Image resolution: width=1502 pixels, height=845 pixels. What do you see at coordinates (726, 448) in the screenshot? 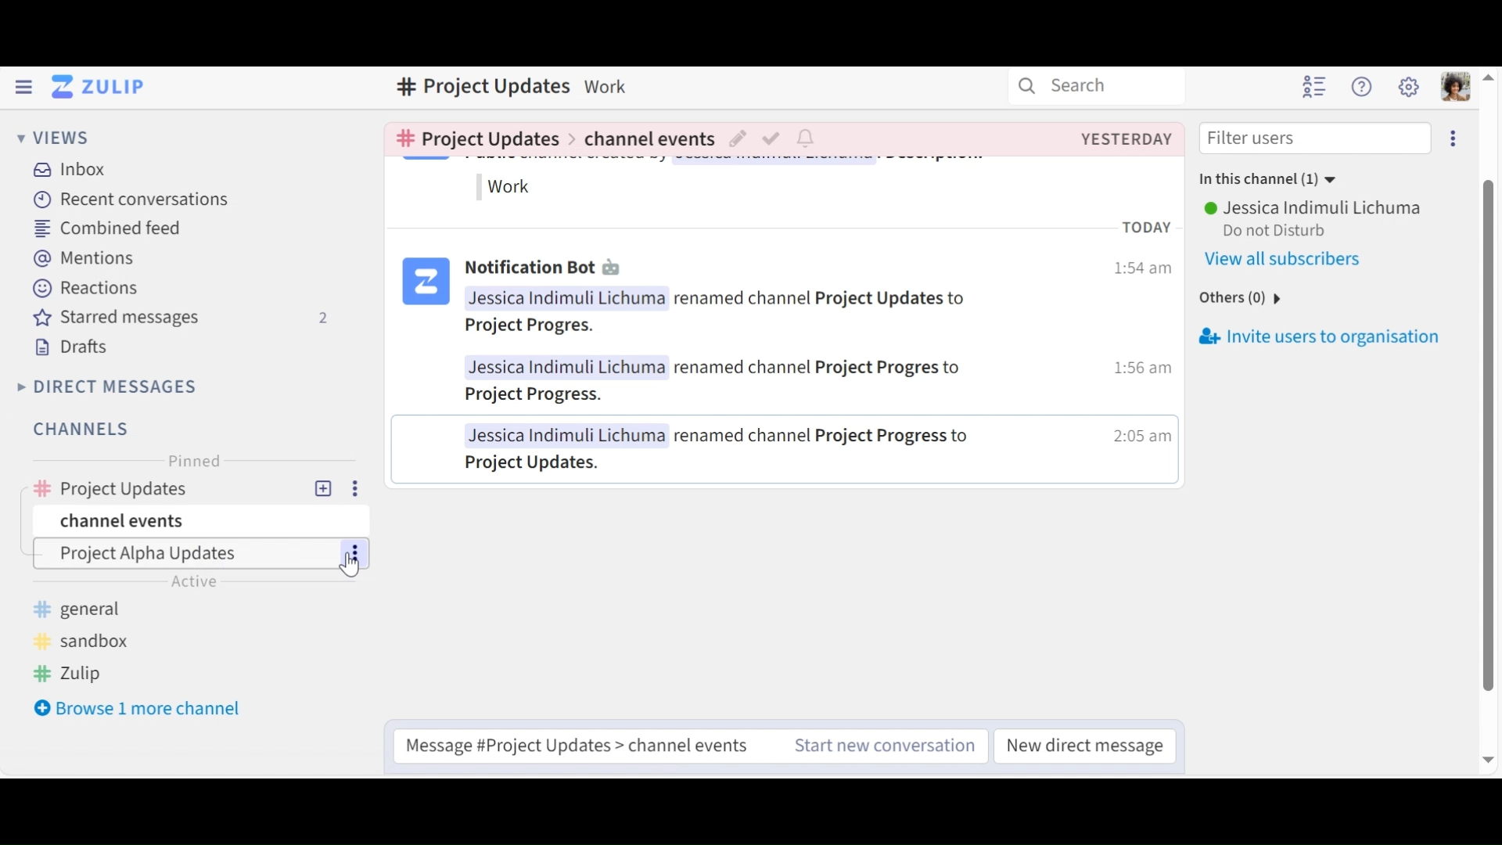
I see `Jessica Indimuli Lichuma renamed channel Project Progress to
Project Updates.` at bounding box center [726, 448].